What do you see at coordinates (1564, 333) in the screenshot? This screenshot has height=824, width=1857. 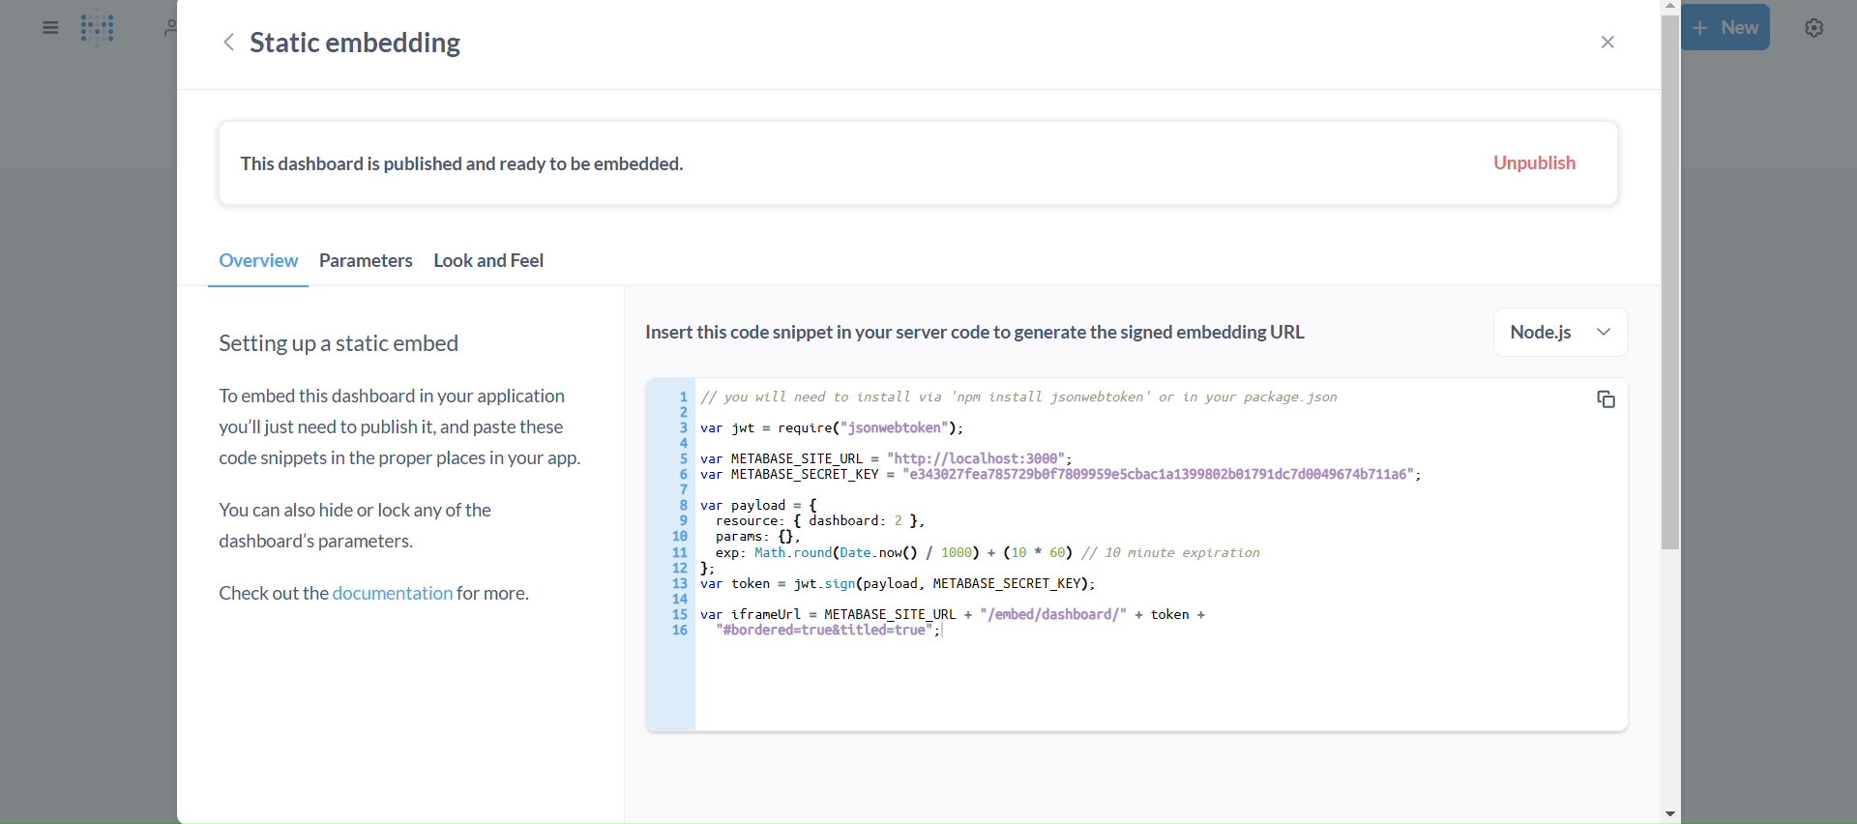 I see `node.js` at bounding box center [1564, 333].